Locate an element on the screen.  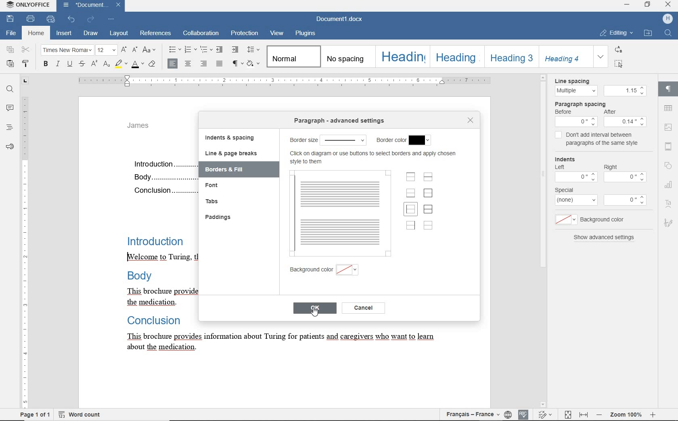
headings is located at coordinates (9, 128).